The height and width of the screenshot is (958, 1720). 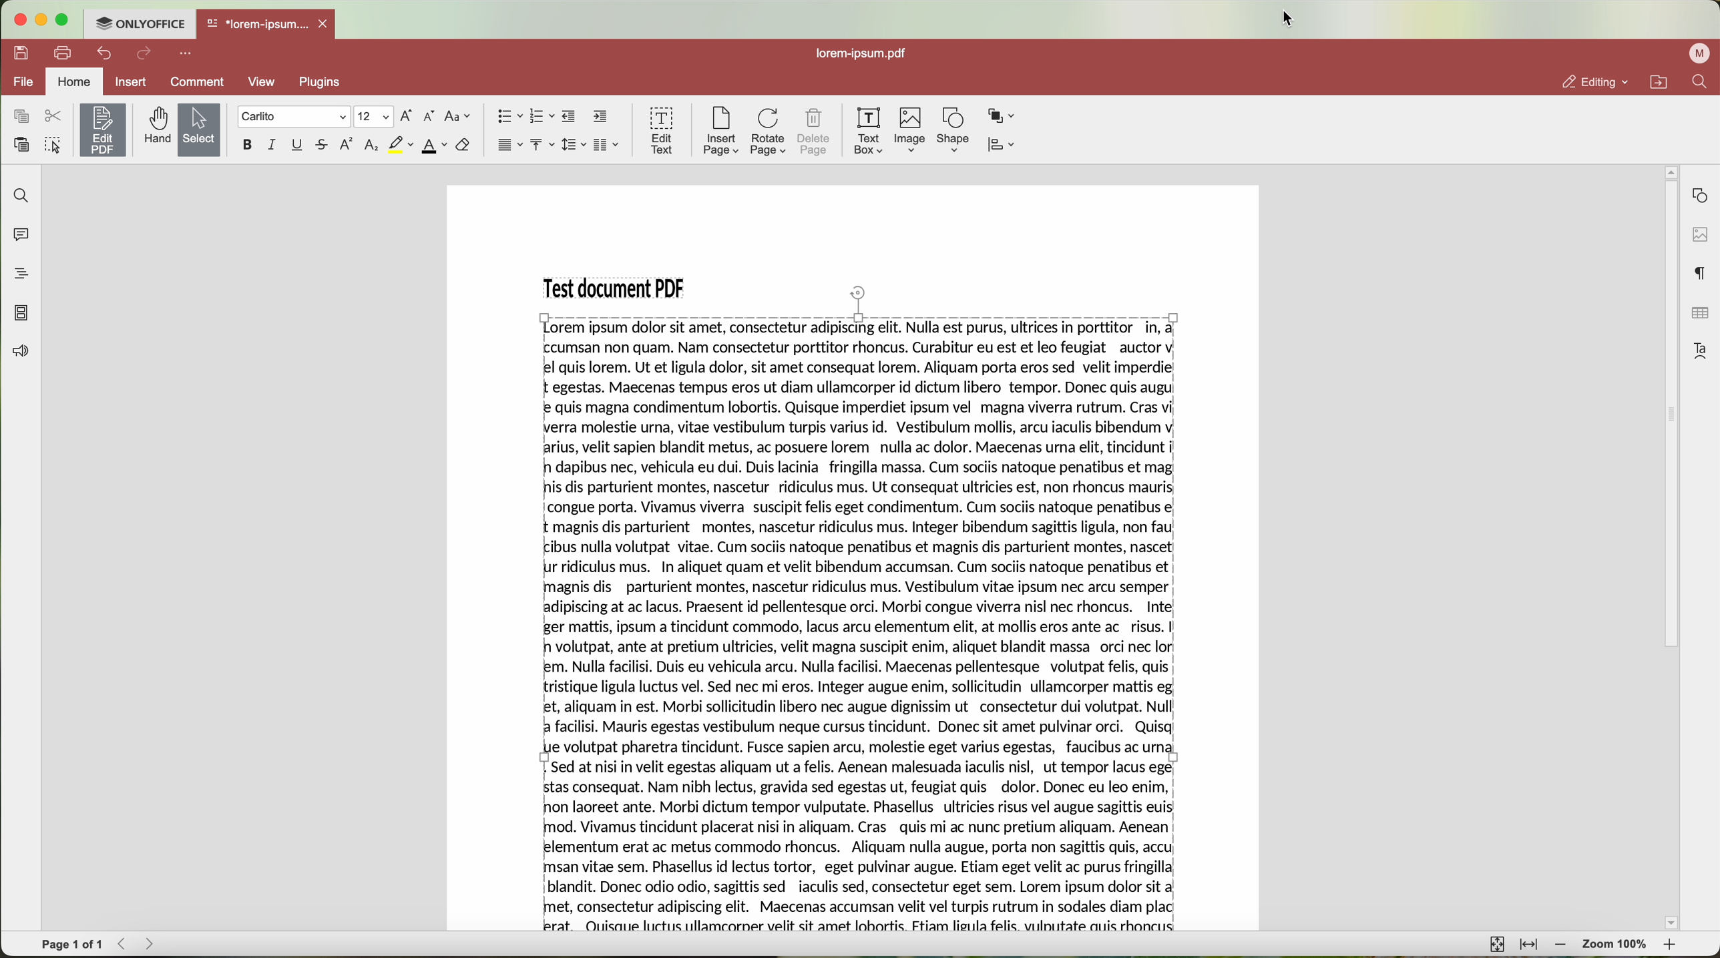 I want to click on font color, so click(x=435, y=146).